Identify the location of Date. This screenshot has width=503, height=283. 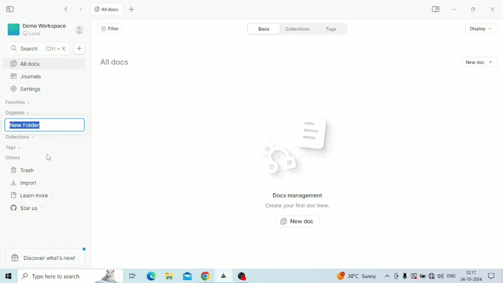
(471, 279).